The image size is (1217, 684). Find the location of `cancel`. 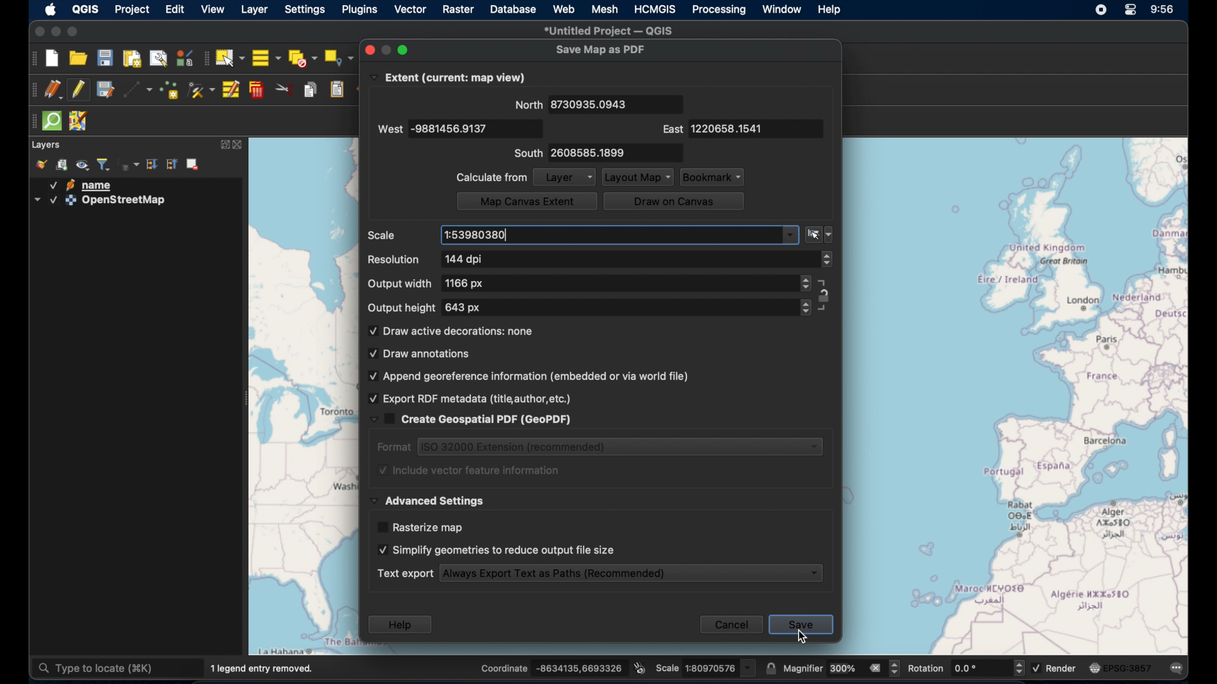

cancel is located at coordinates (730, 625).